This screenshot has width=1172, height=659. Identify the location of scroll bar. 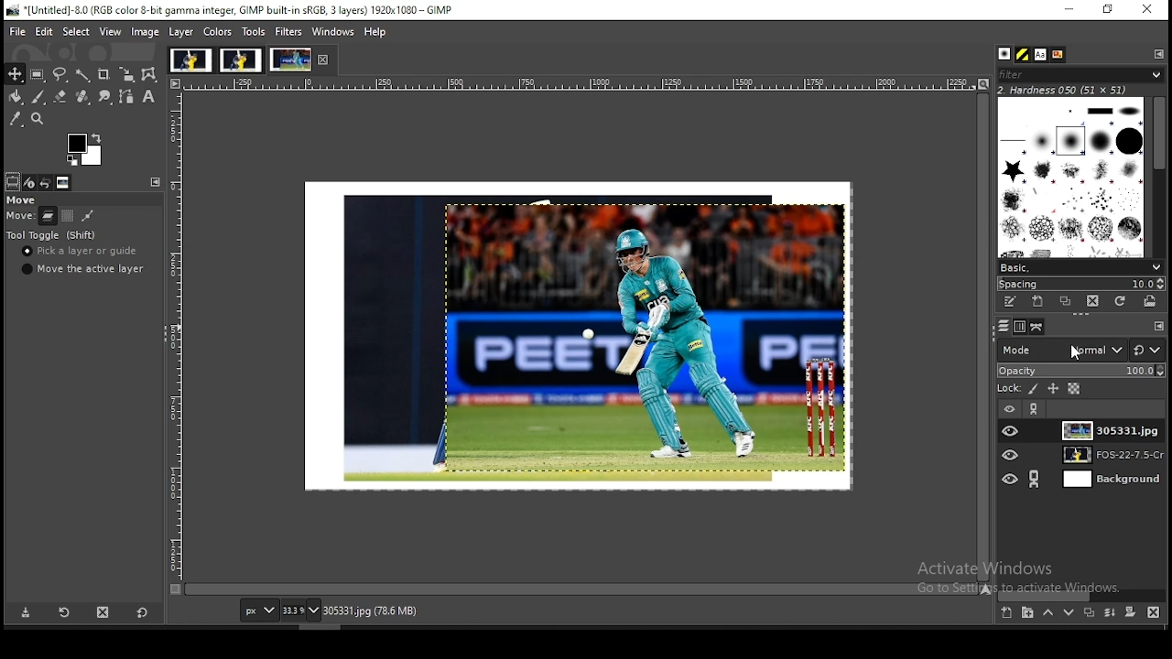
(1083, 596).